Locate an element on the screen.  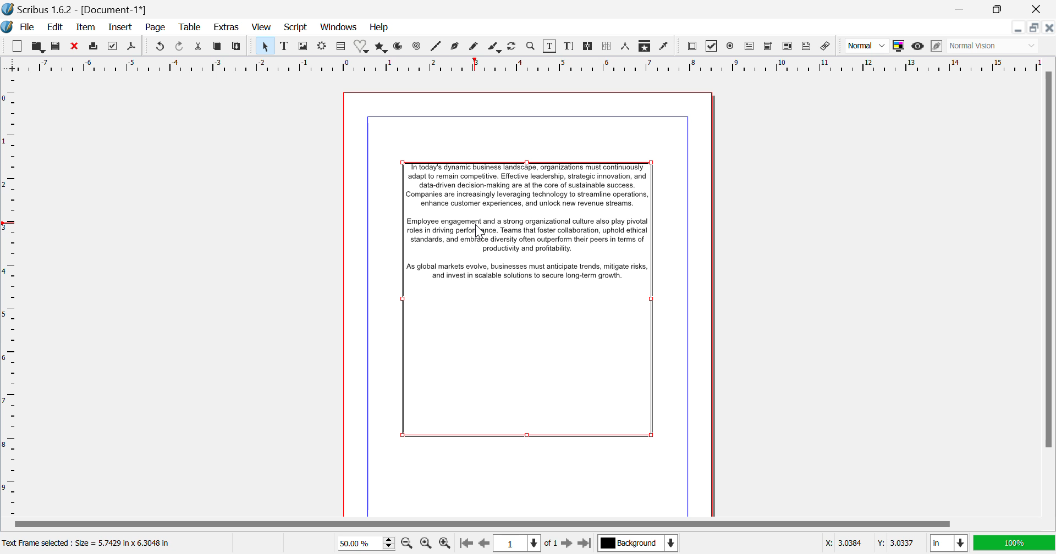
Scribus Logo is located at coordinates (7, 27).